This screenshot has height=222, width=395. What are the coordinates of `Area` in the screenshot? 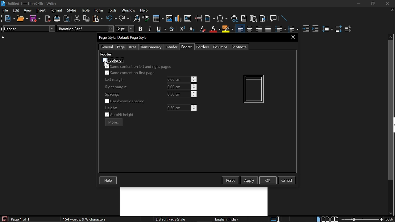 It's located at (133, 47).